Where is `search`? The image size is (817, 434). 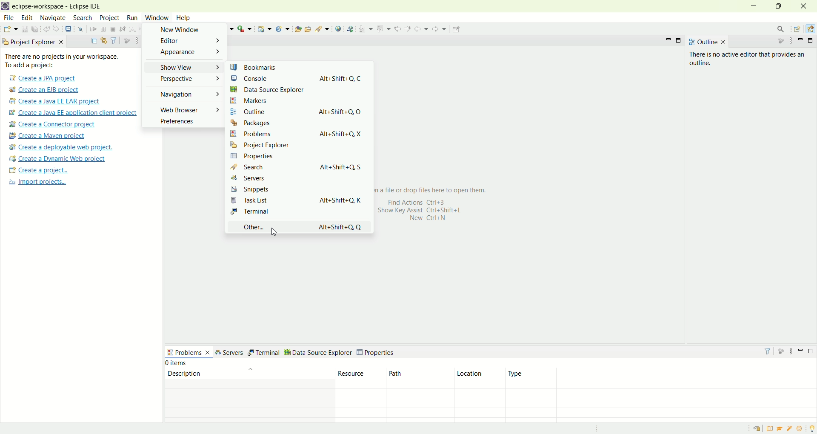
search is located at coordinates (782, 28).